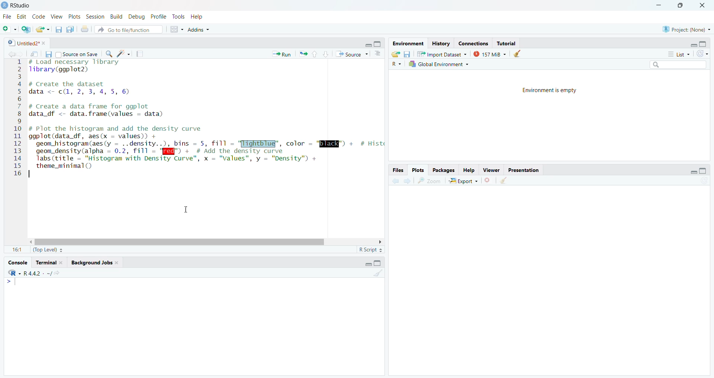 The width and height of the screenshot is (714, 378). What do you see at coordinates (48, 250) in the screenshot?
I see `(Top Level)` at bounding box center [48, 250].